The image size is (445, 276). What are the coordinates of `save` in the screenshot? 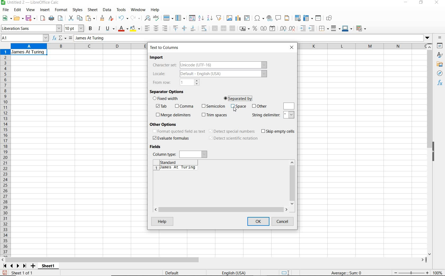 It's located at (31, 18).